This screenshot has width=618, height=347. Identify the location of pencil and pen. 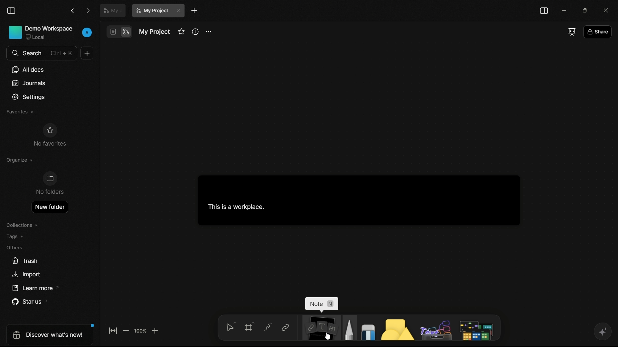
(348, 327).